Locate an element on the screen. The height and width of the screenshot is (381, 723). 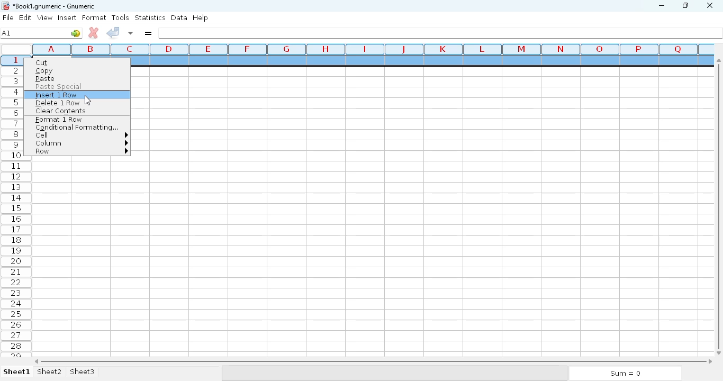
cell is located at coordinates (81, 135).